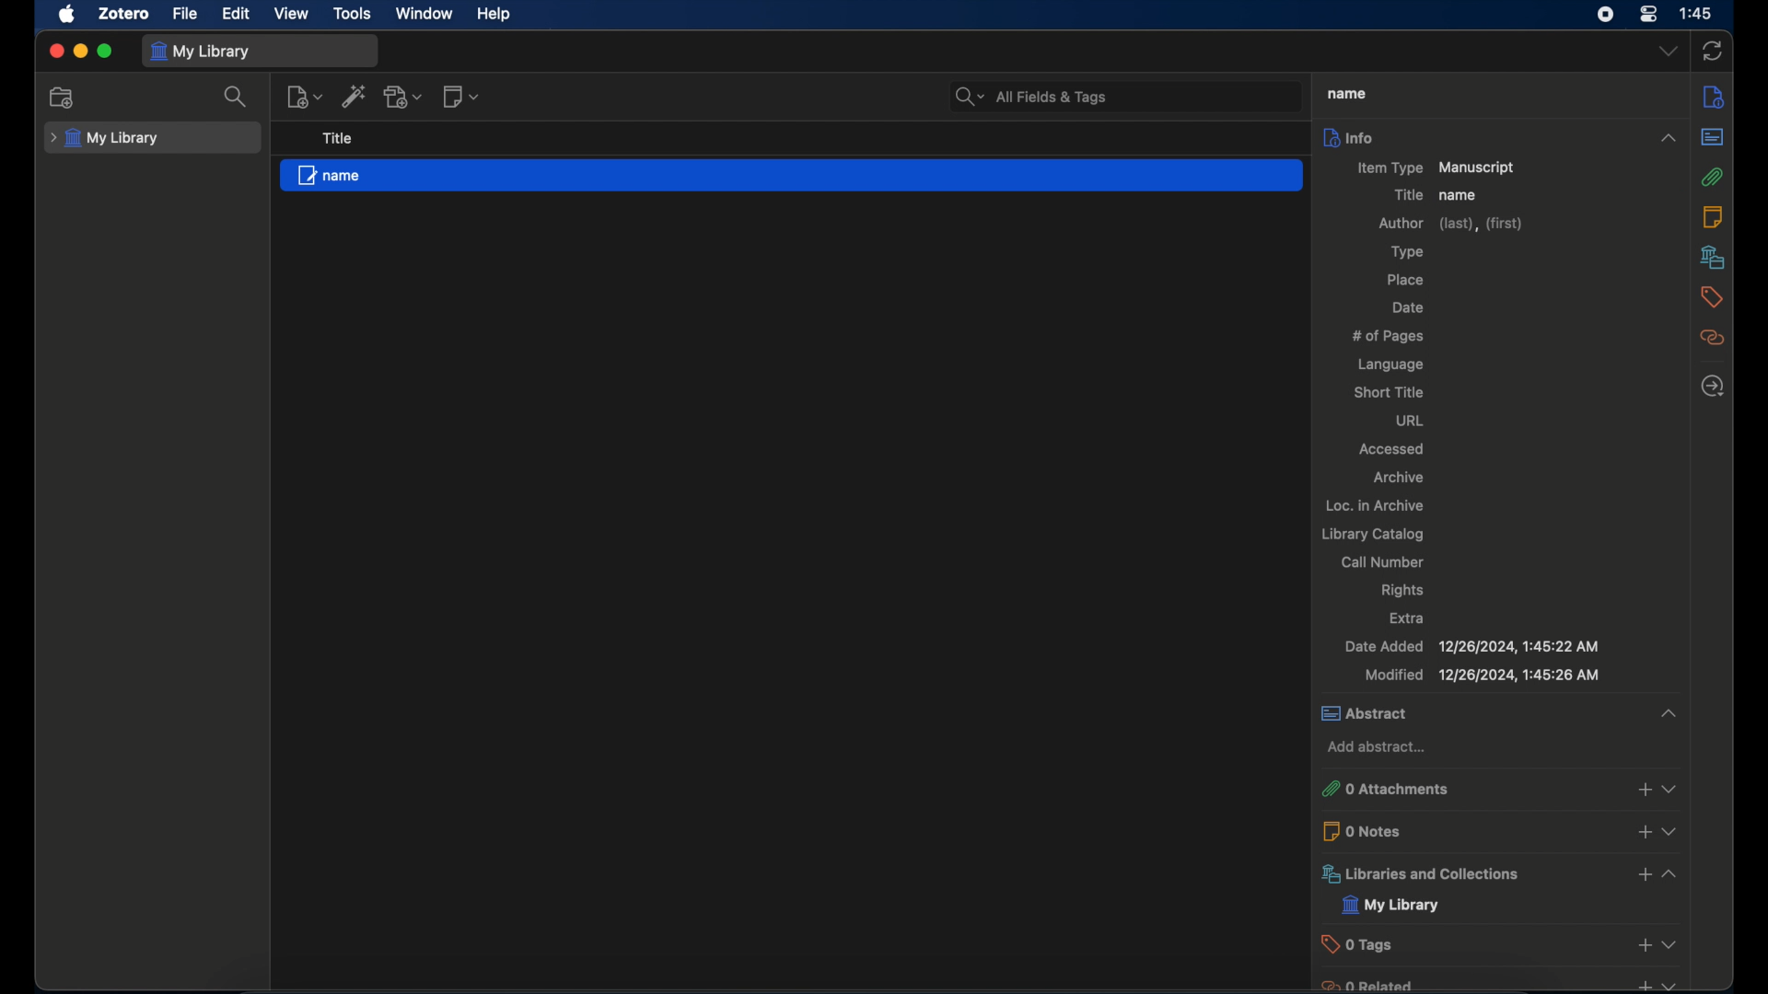  Describe the element at coordinates (1501, 137) in the screenshot. I see `info` at that location.